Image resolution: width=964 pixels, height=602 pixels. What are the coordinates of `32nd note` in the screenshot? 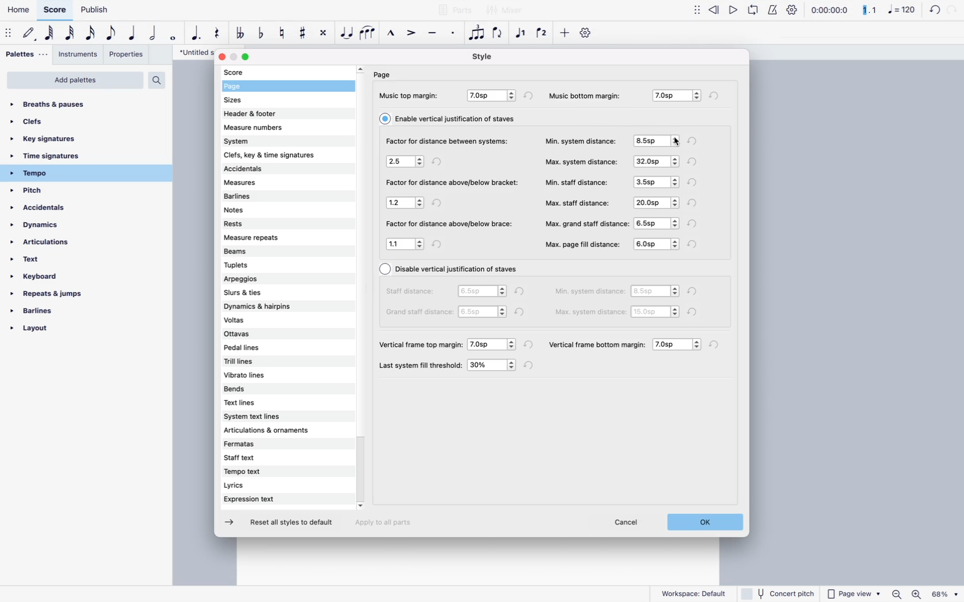 It's located at (71, 33).